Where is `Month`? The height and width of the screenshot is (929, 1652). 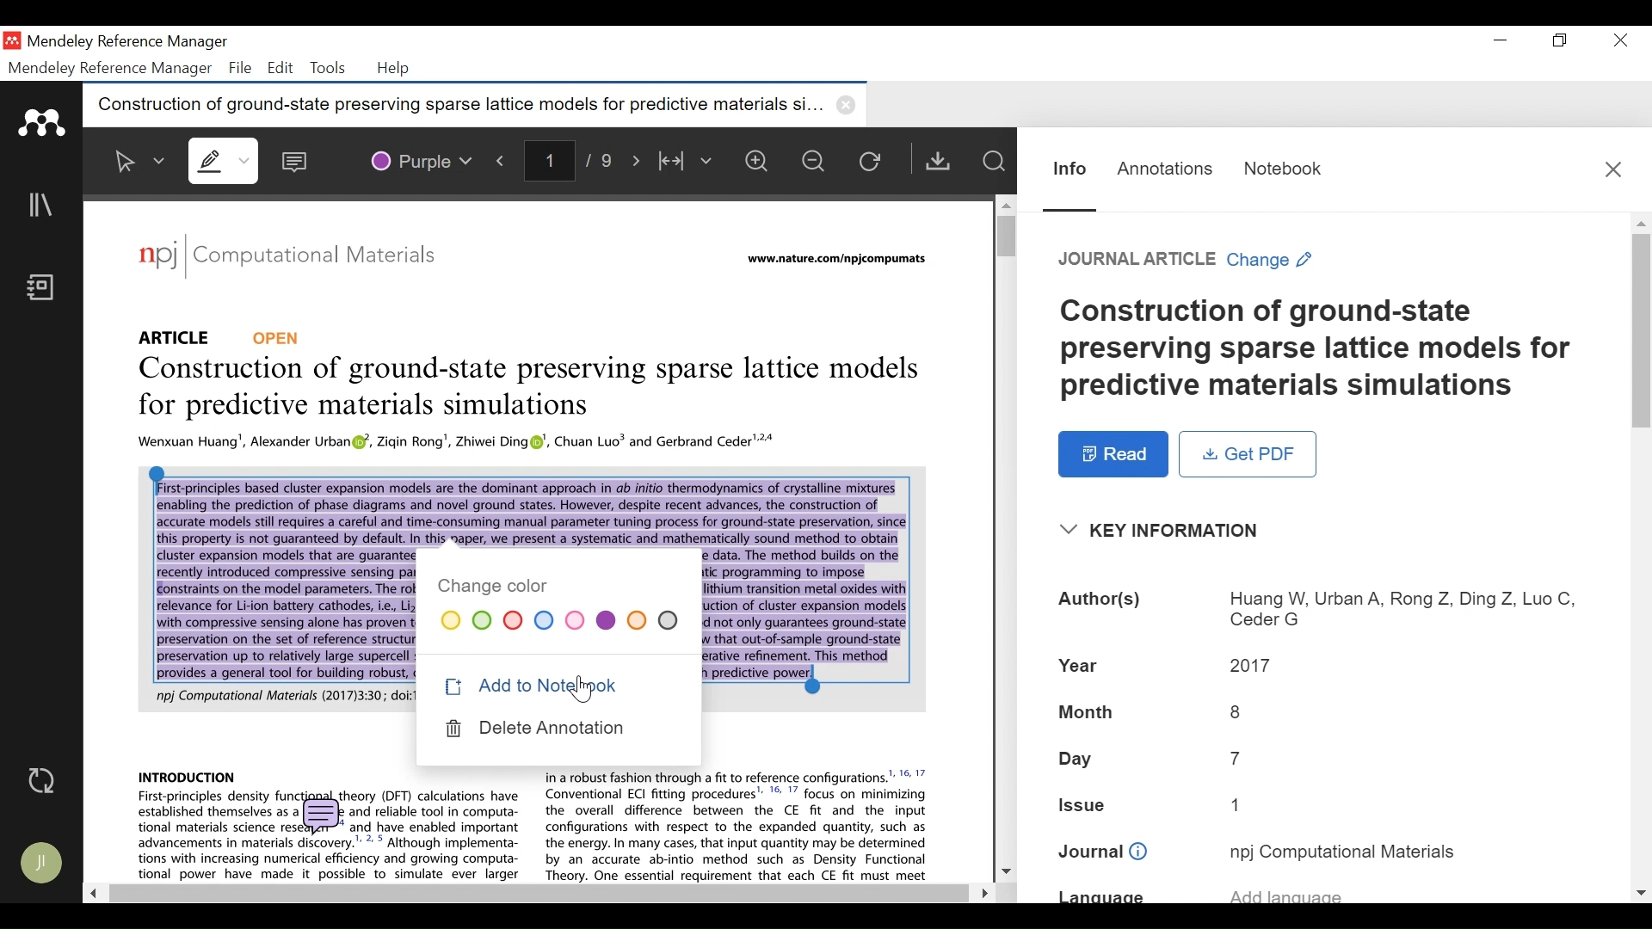
Month is located at coordinates (1236, 711).